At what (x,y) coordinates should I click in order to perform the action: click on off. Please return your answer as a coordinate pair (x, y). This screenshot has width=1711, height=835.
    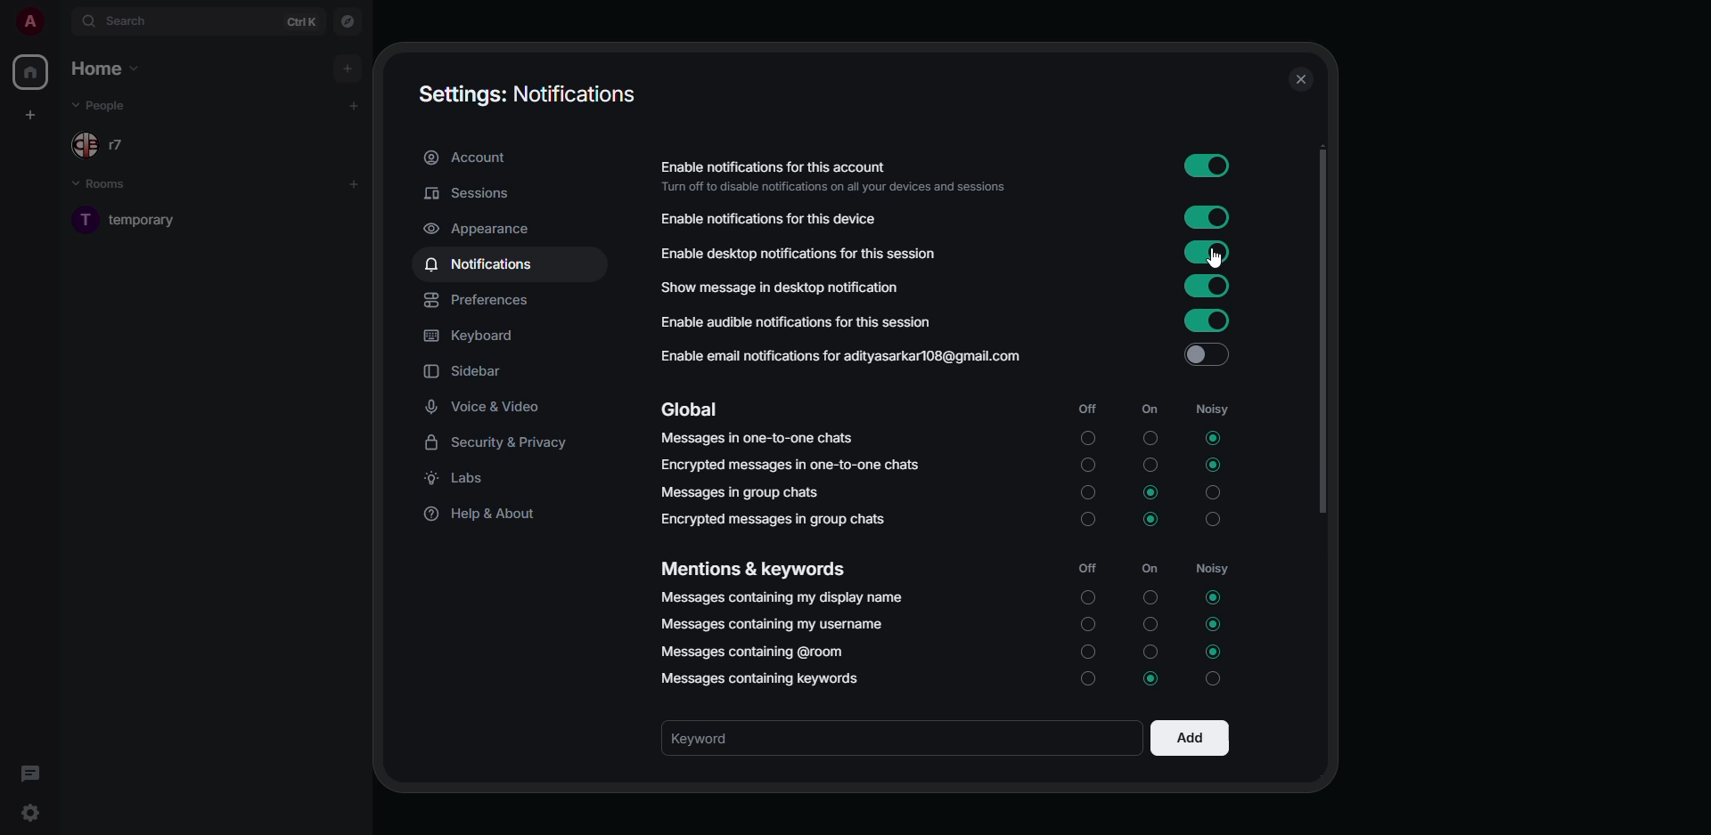
    Looking at the image, I should click on (1087, 408).